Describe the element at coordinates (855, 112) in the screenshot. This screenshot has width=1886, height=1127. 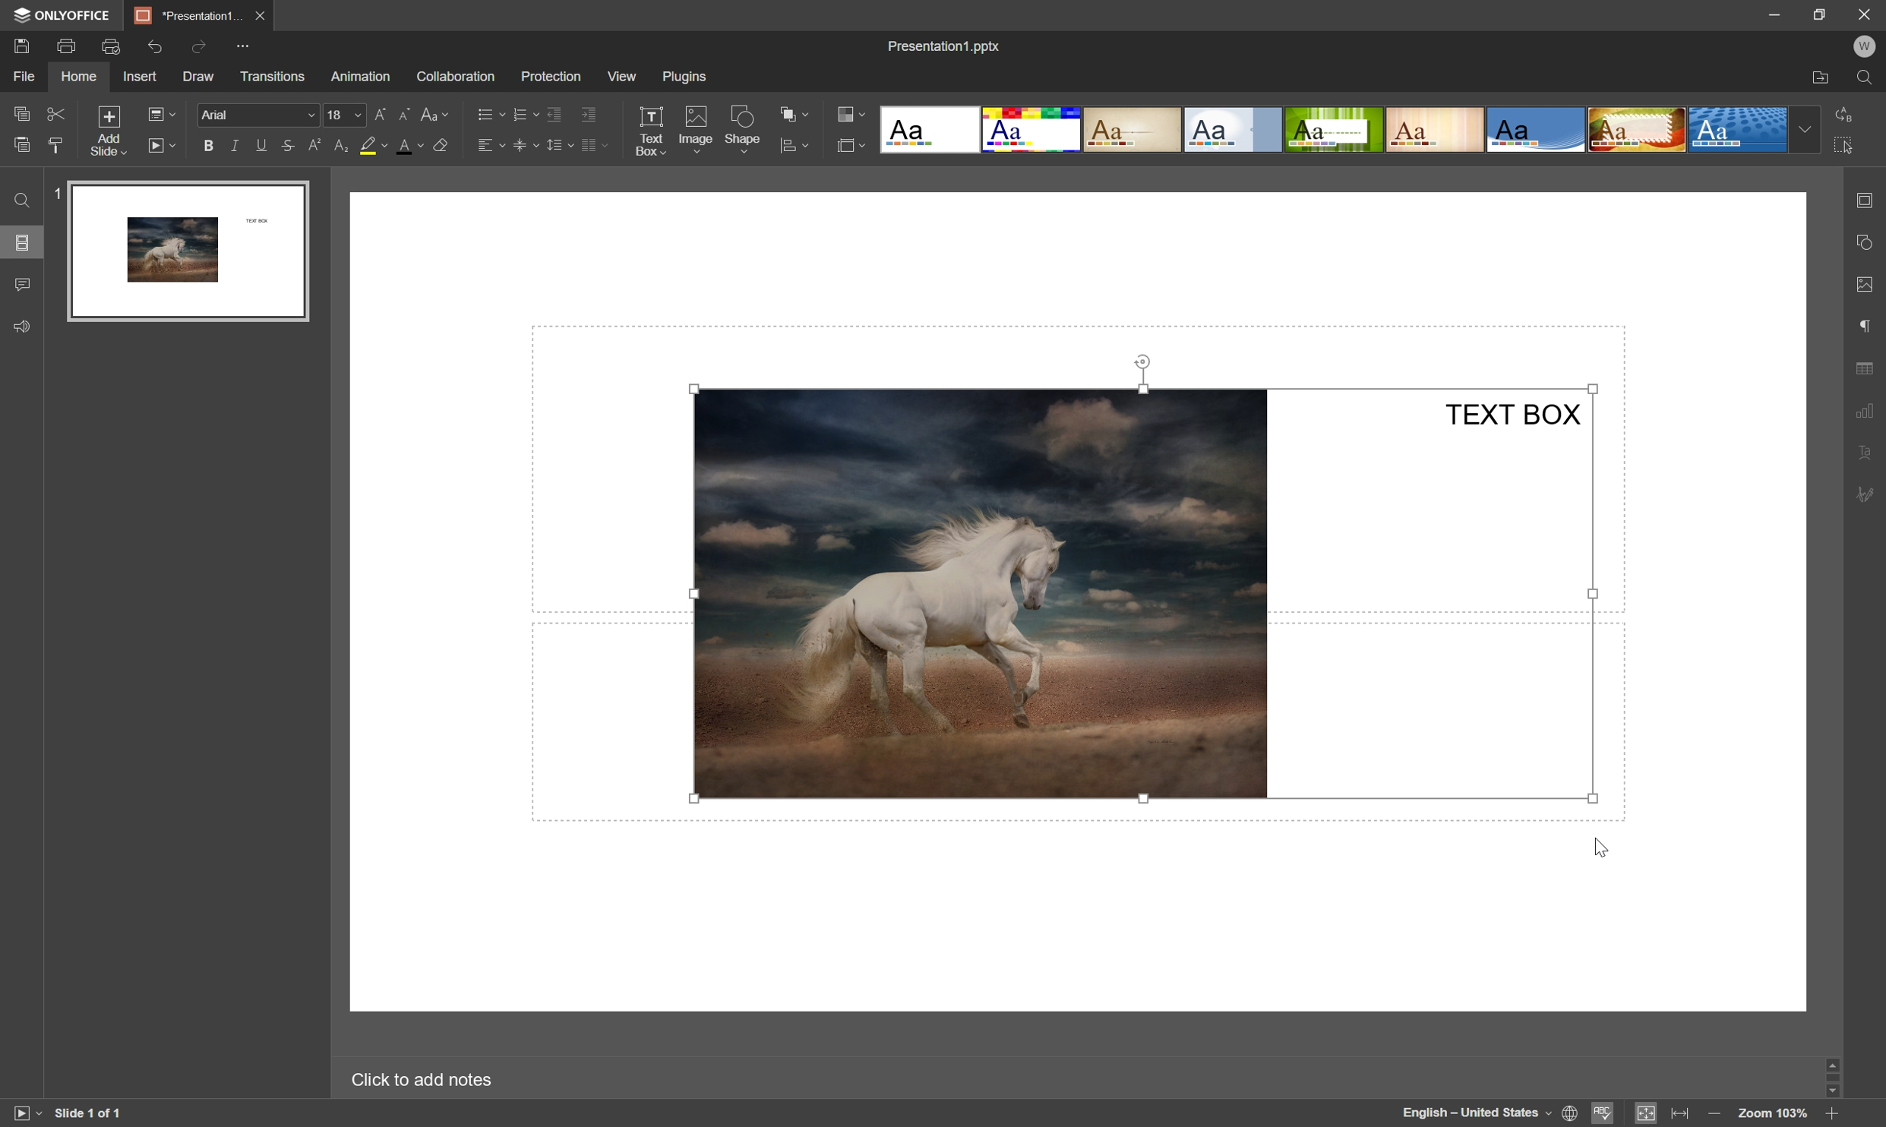
I see `change color theme` at that location.